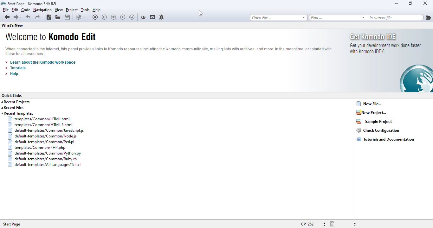 This screenshot has height=228, width=433. Describe the element at coordinates (43, 139) in the screenshot. I see `recent templates` at that location.